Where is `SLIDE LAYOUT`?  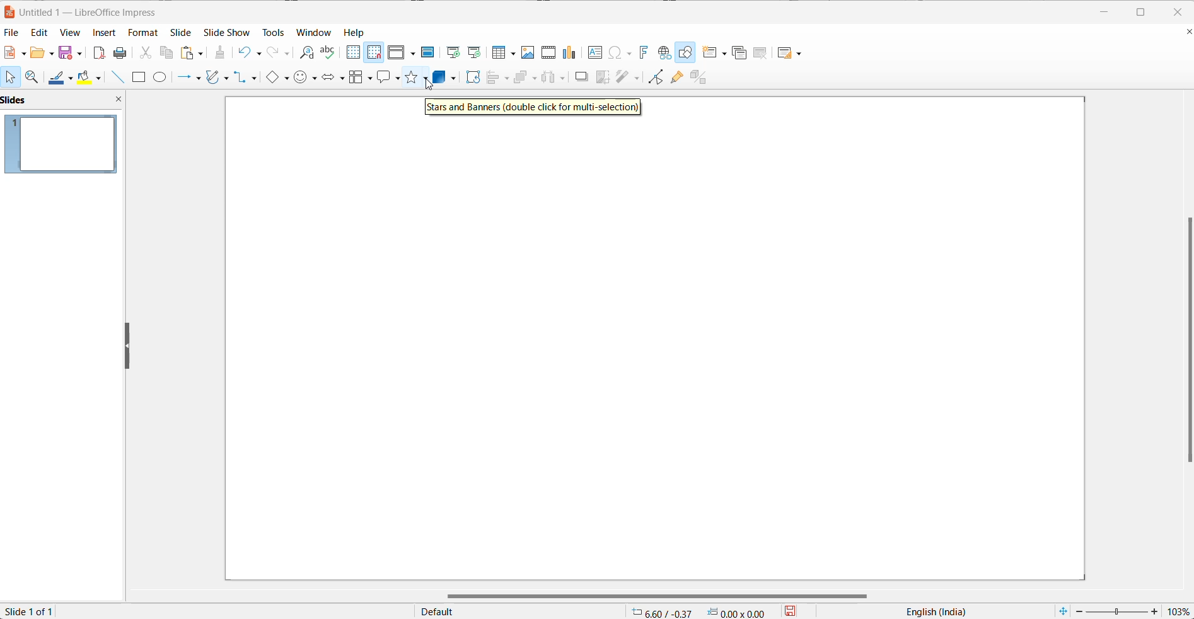 SLIDE LAYOUT is located at coordinates (790, 52).